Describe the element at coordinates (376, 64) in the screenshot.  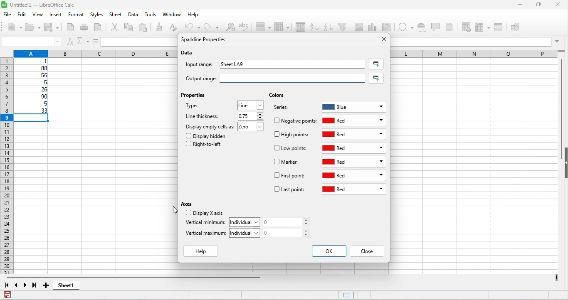
I see `selected range` at that location.